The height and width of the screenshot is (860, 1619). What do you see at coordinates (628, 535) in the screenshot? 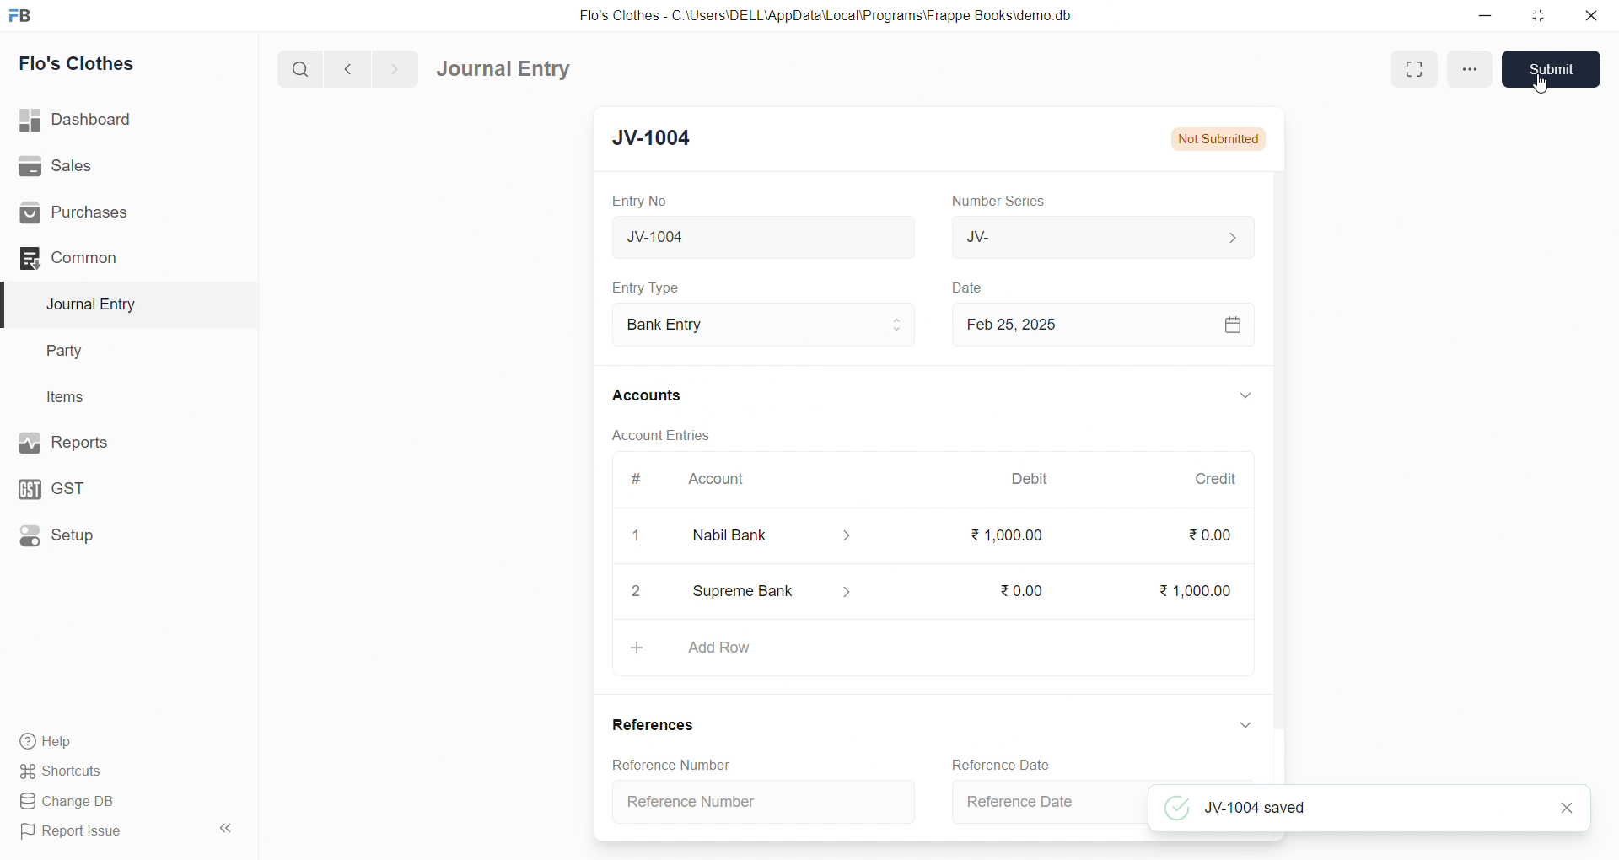
I see `1` at bounding box center [628, 535].